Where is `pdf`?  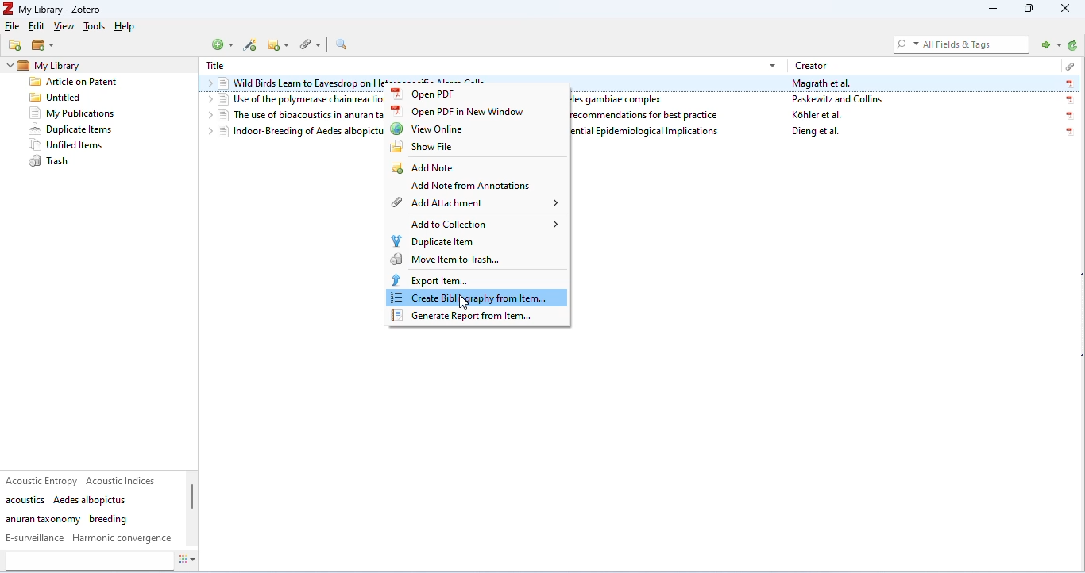
pdf is located at coordinates (1071, 117).